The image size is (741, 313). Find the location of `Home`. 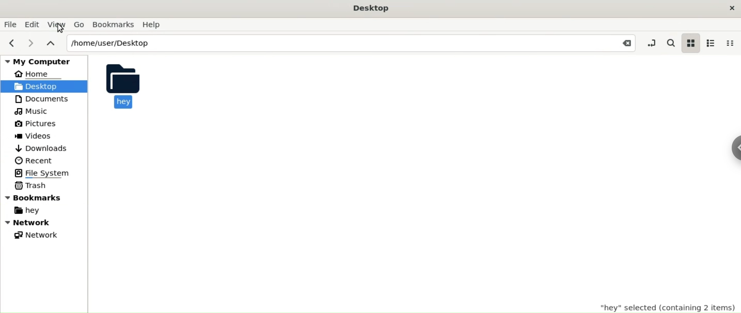

Home is located at coordinates (38, 74).